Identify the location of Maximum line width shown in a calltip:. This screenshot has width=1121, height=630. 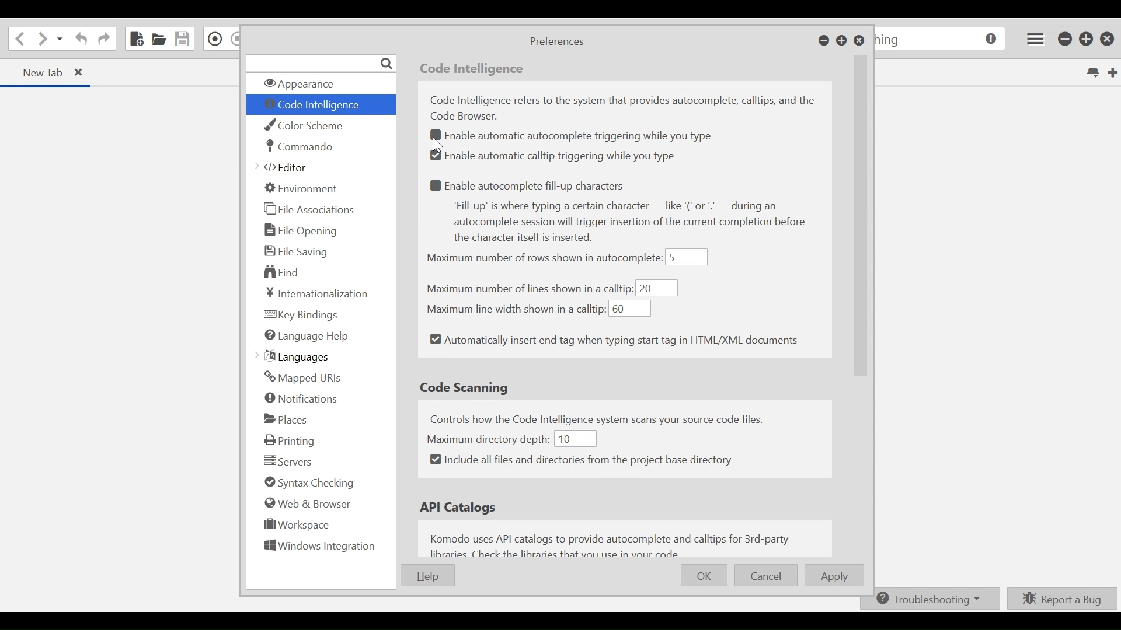
(514, 308).